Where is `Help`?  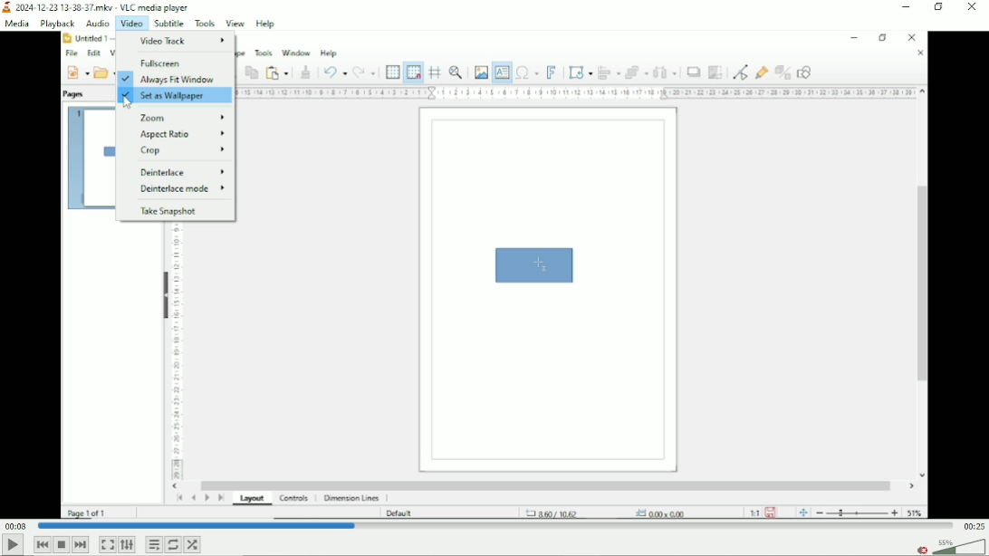
Help is located at coordinates (267, 24).